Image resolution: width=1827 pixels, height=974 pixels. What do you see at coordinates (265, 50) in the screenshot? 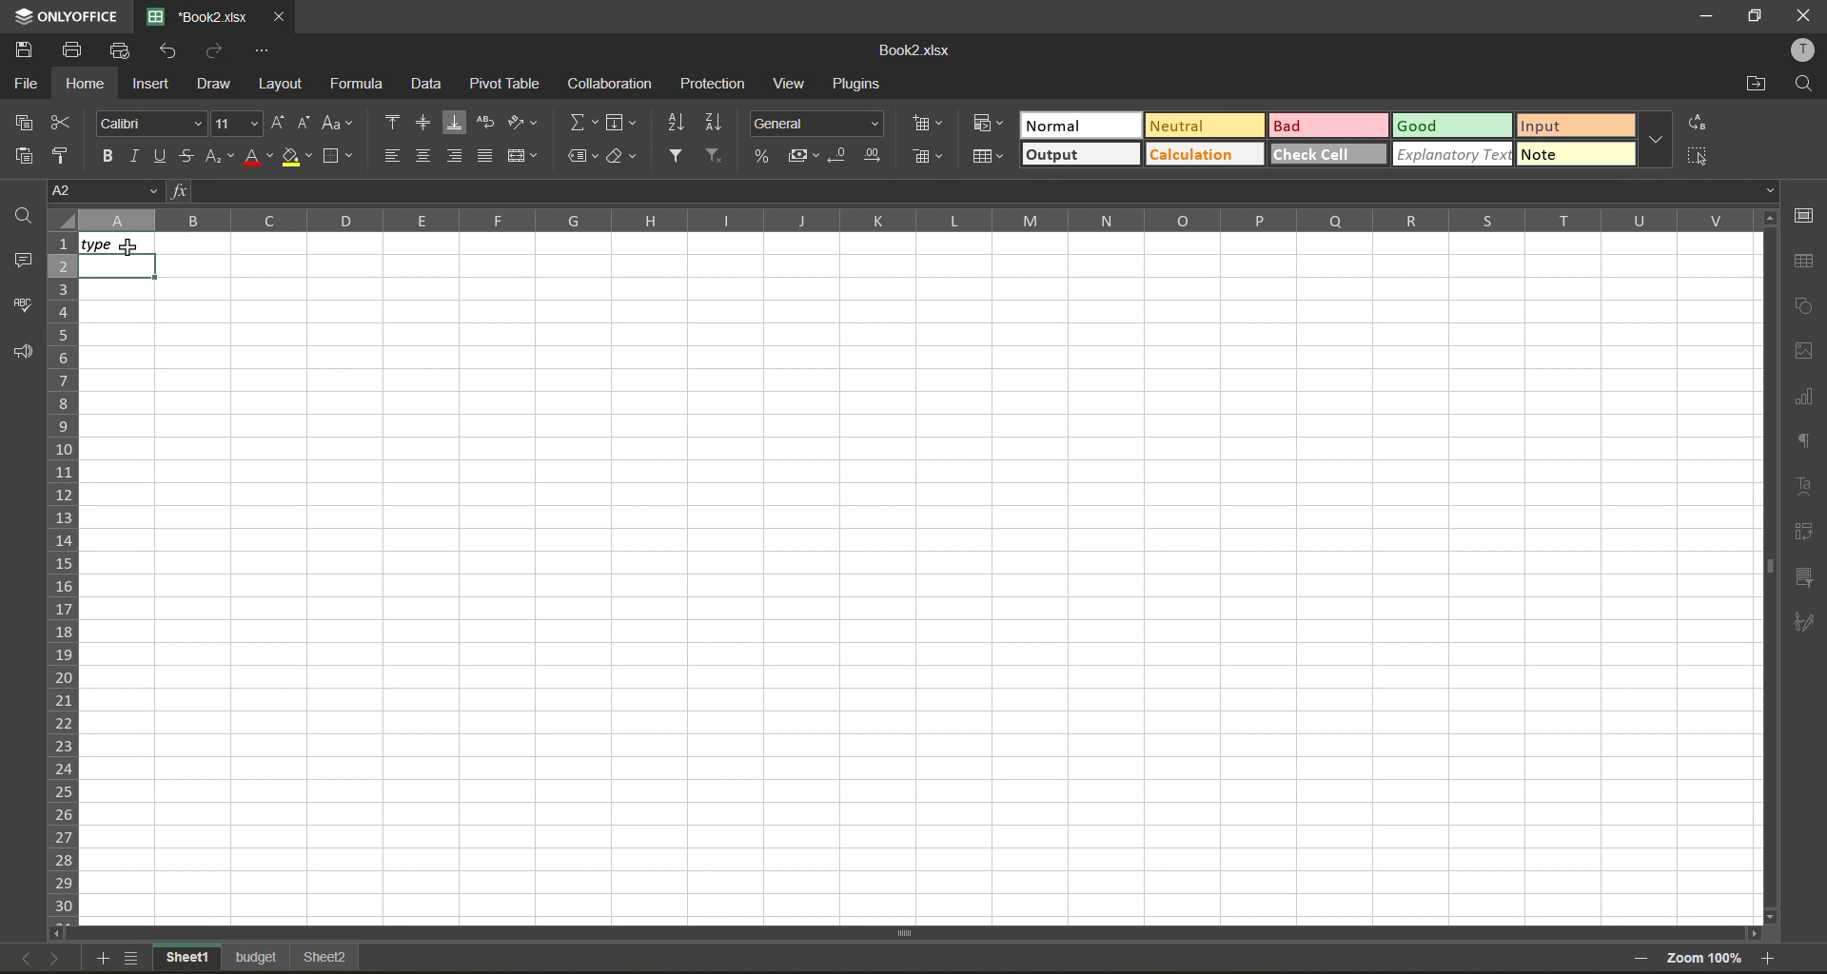
I see `customize quick access toolbar` at bounding box center [265, 50].